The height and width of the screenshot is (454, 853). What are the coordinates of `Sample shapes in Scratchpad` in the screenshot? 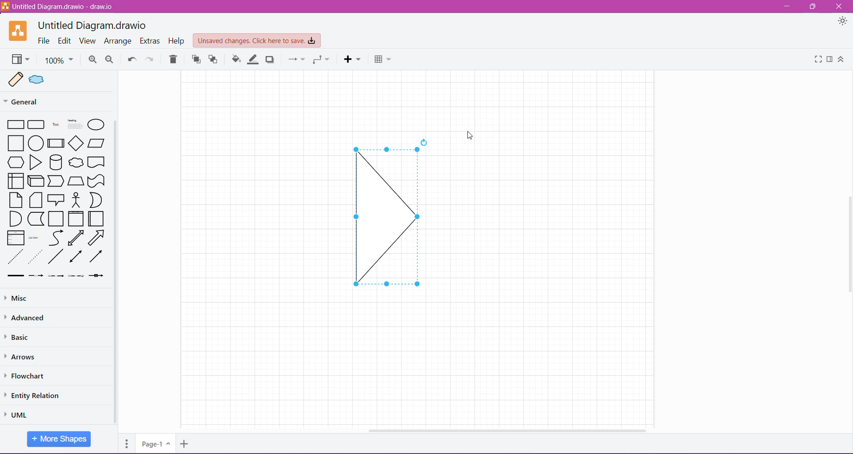 It's located at (60, 80).